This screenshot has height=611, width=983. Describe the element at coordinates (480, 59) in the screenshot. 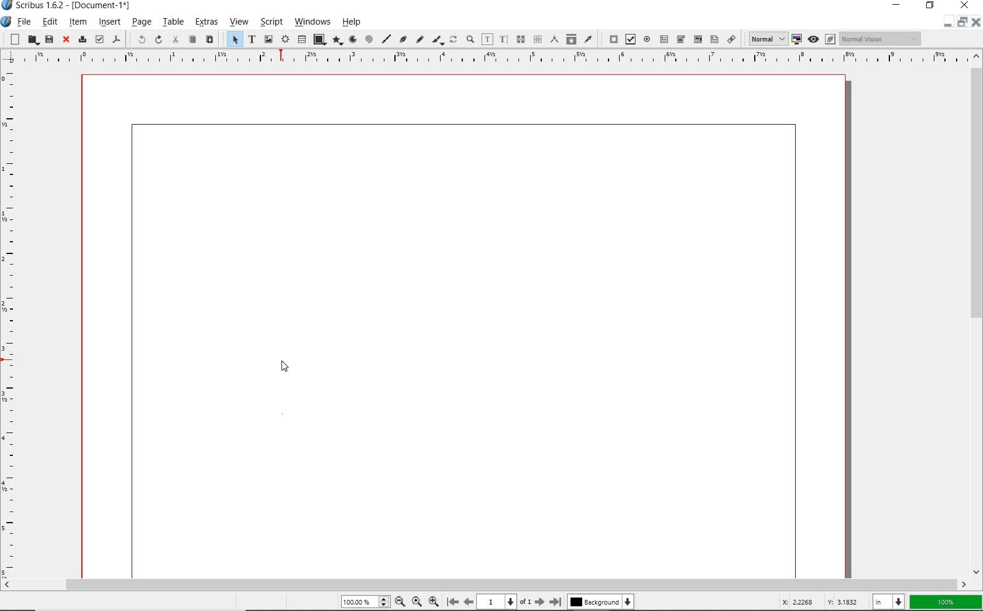

I see `Vertical page margin` at that location.